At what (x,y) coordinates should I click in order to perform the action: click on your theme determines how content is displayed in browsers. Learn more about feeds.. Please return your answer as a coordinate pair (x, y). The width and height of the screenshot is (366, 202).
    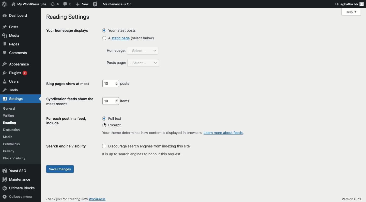
    Looking at the image, I should click on (173, 134).